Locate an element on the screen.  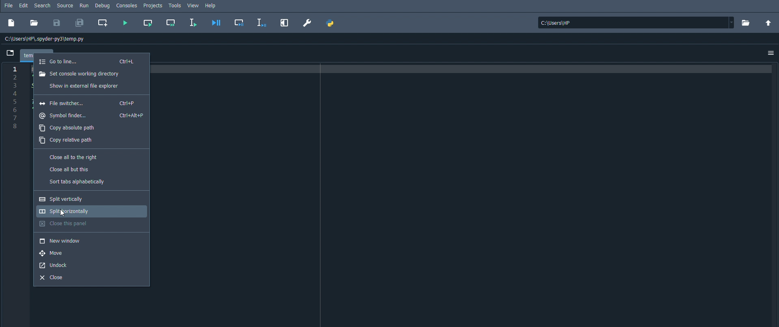
Split vertically is located at coordinates (75, 199).